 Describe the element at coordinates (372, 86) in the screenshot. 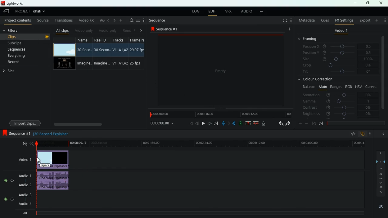

I see `curves` at that location.